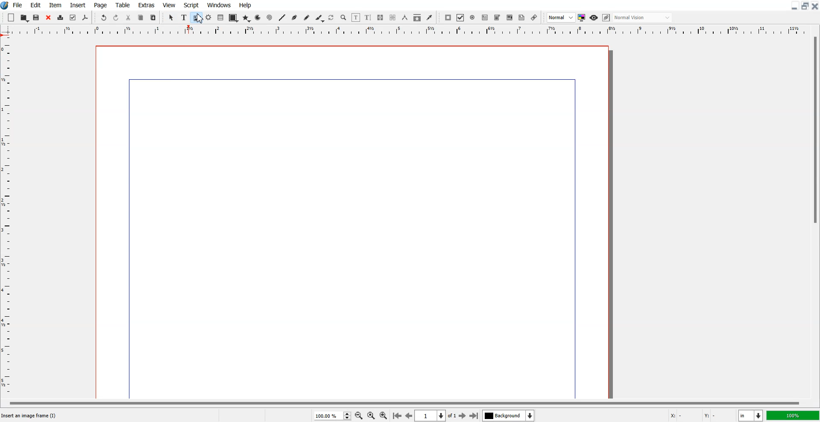  I want to click on Link Annotation, so click(534, 17).